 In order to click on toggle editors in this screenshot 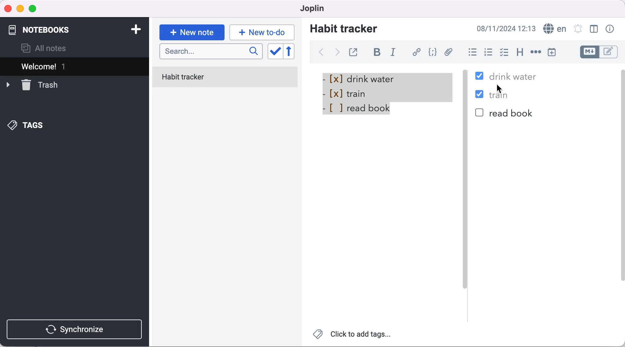, I will do `click(600, 52)`.